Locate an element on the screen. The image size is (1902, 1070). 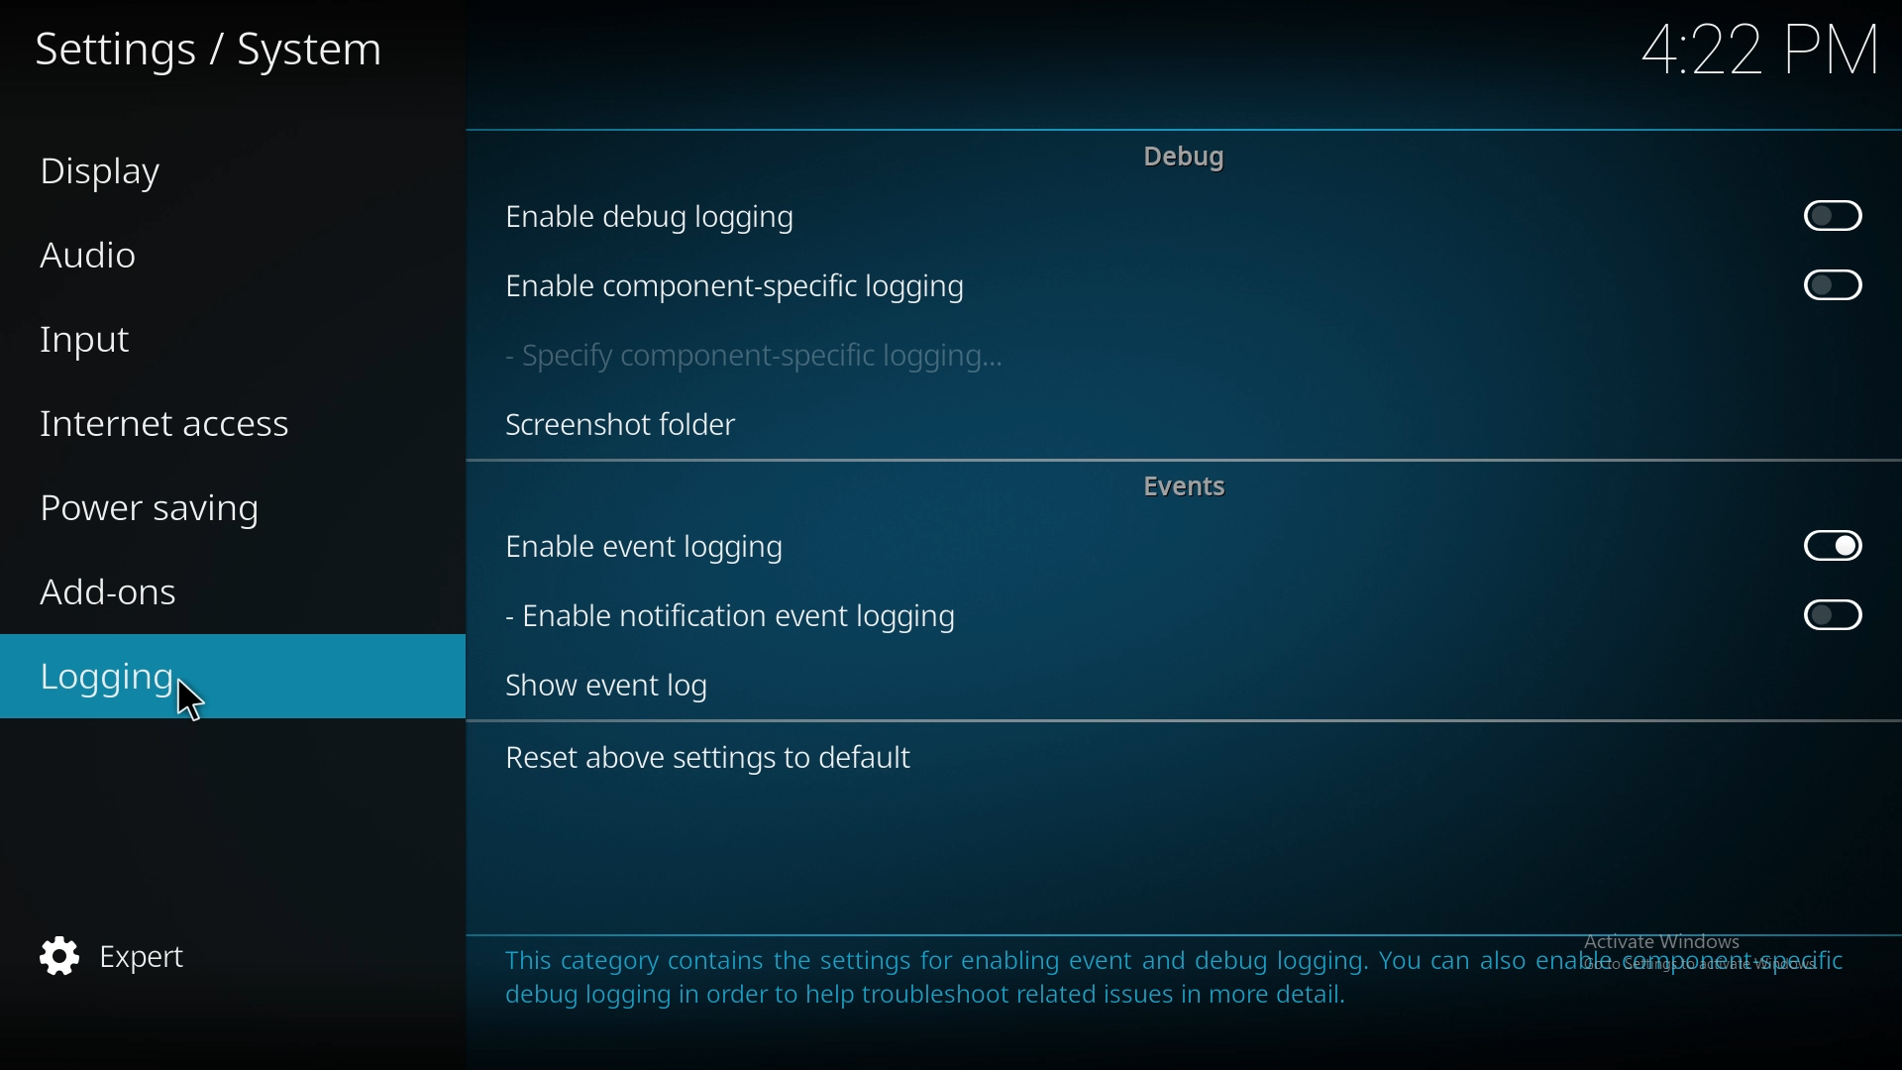
enable event logging is located at coordinates (672, 548).